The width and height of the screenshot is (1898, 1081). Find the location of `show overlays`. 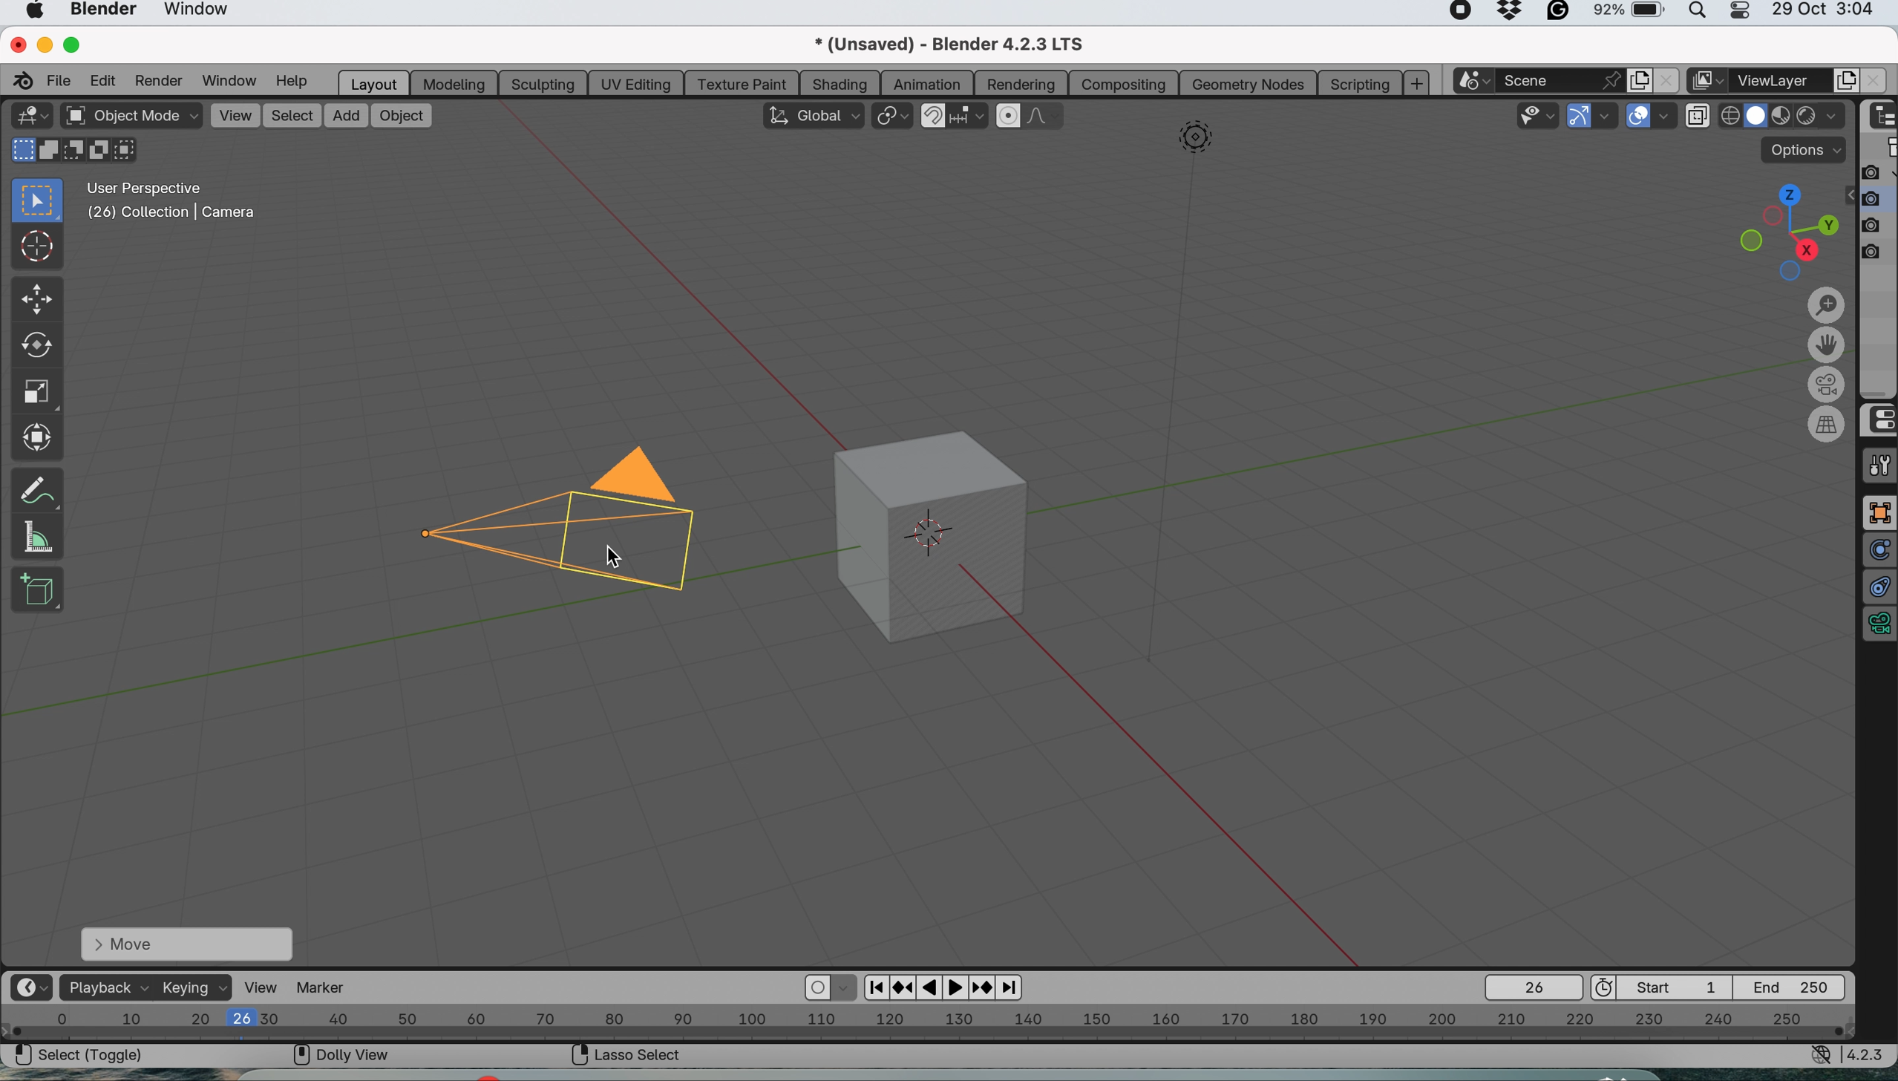

show overlays is located at coordinates (1640, 117).